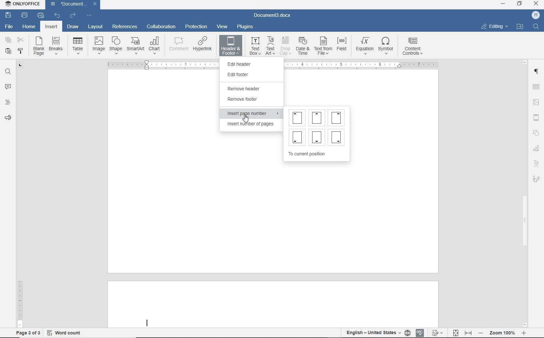  I want to click on HEADER & FOOTER, so click(231, 46).